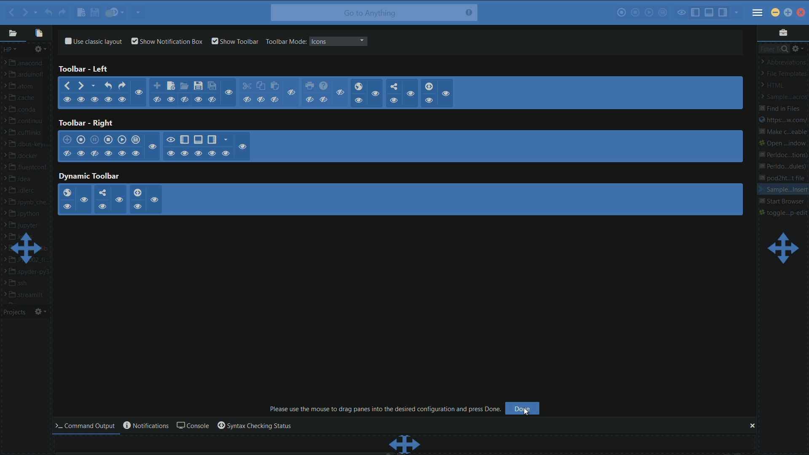 The width and height of the screenshot is (809, 455). What do you see at coordinates (374, 13) in the screenshot?
I see `go to anything` at bounding box center [374, 13].